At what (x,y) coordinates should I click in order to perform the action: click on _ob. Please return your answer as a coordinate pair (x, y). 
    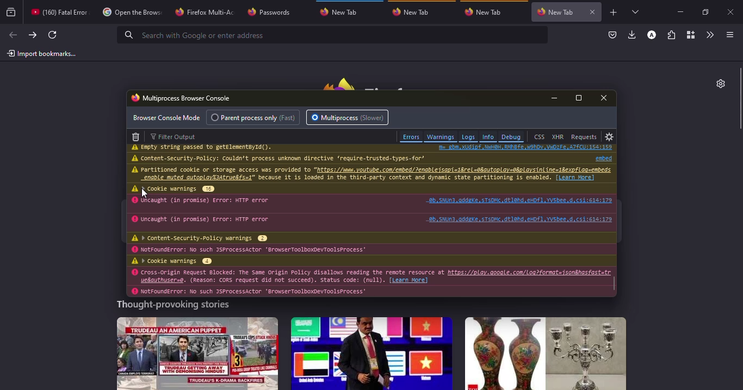
    Looking at the image, I should click on (519, 219).